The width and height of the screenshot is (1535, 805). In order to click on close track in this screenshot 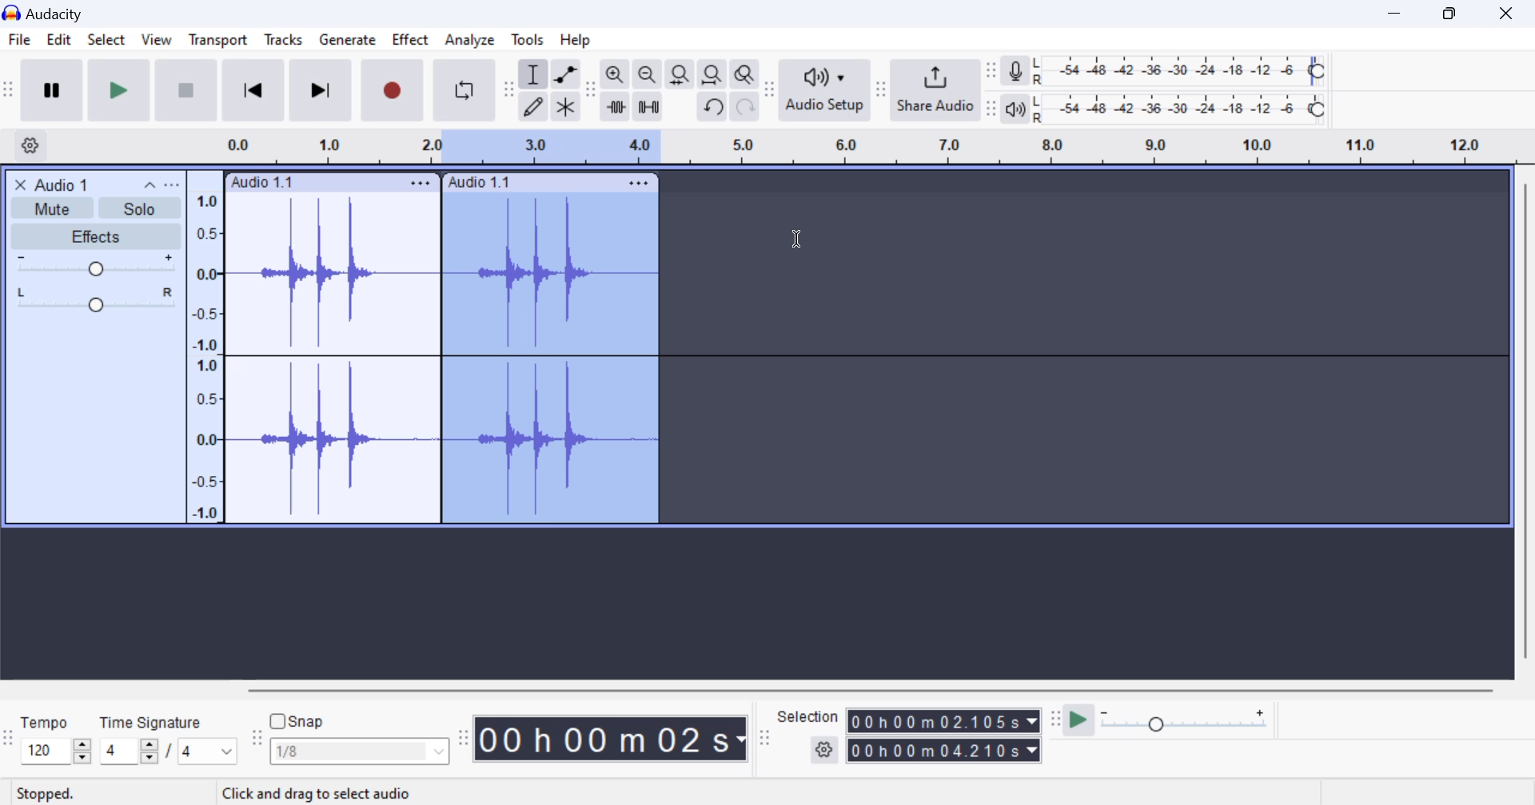, I will do `click(21, 184)`.